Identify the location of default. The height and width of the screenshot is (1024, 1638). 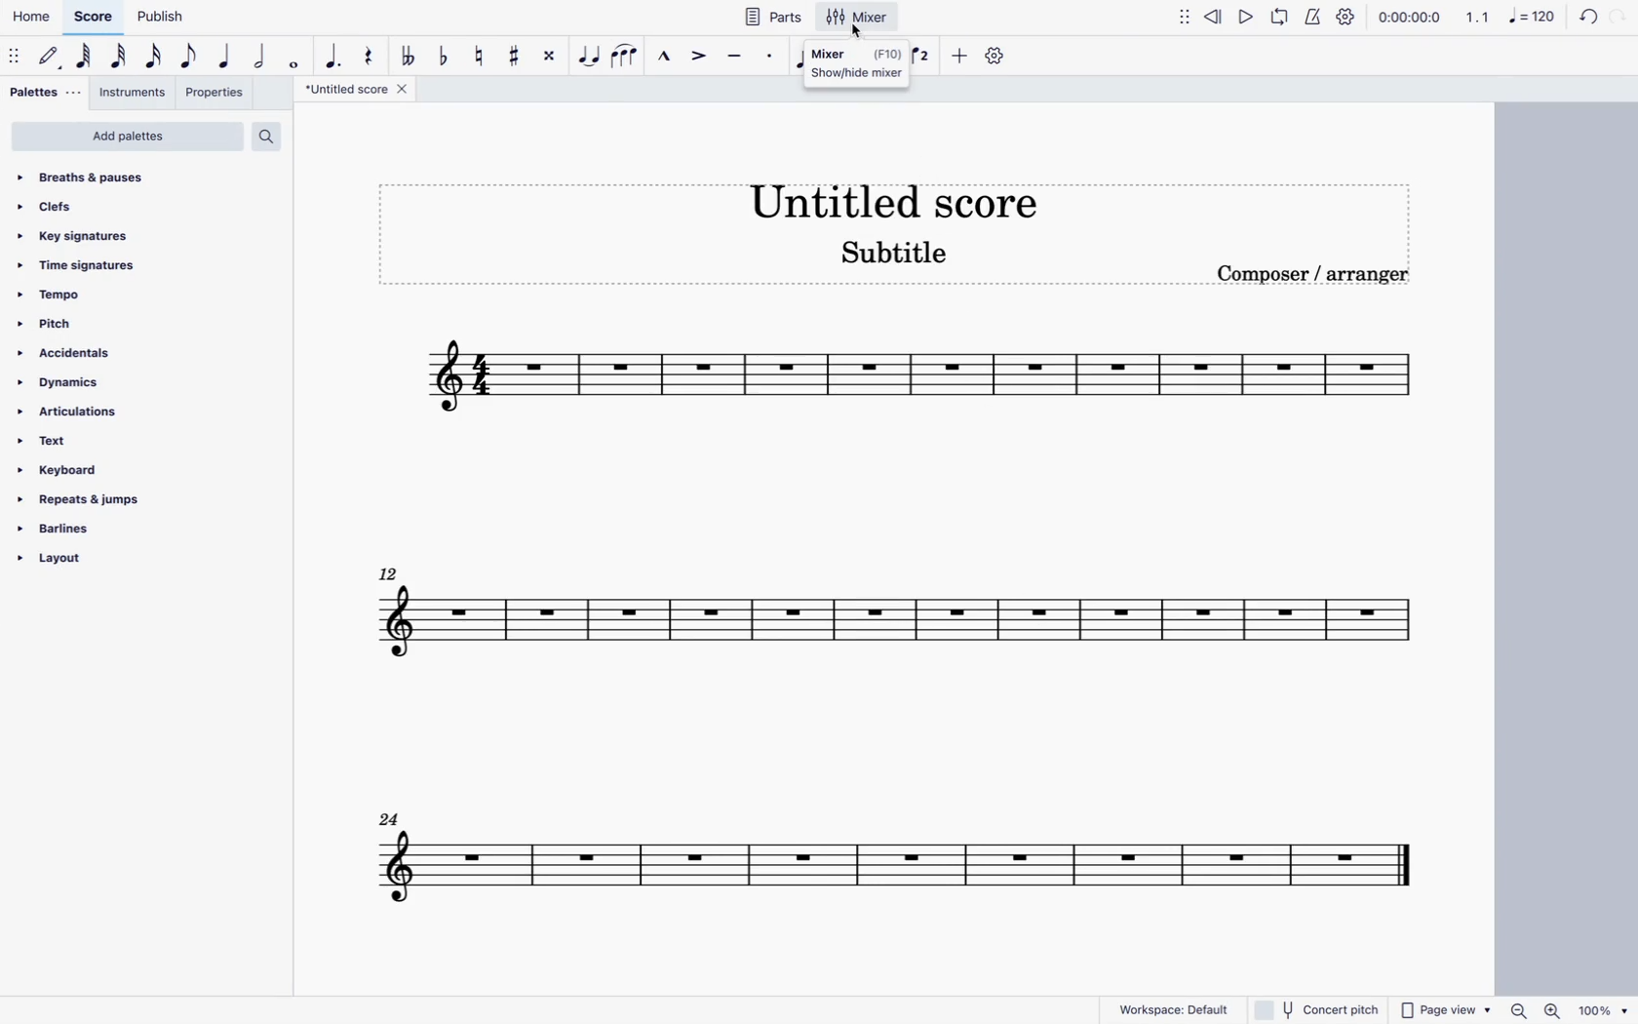
(51, 57).